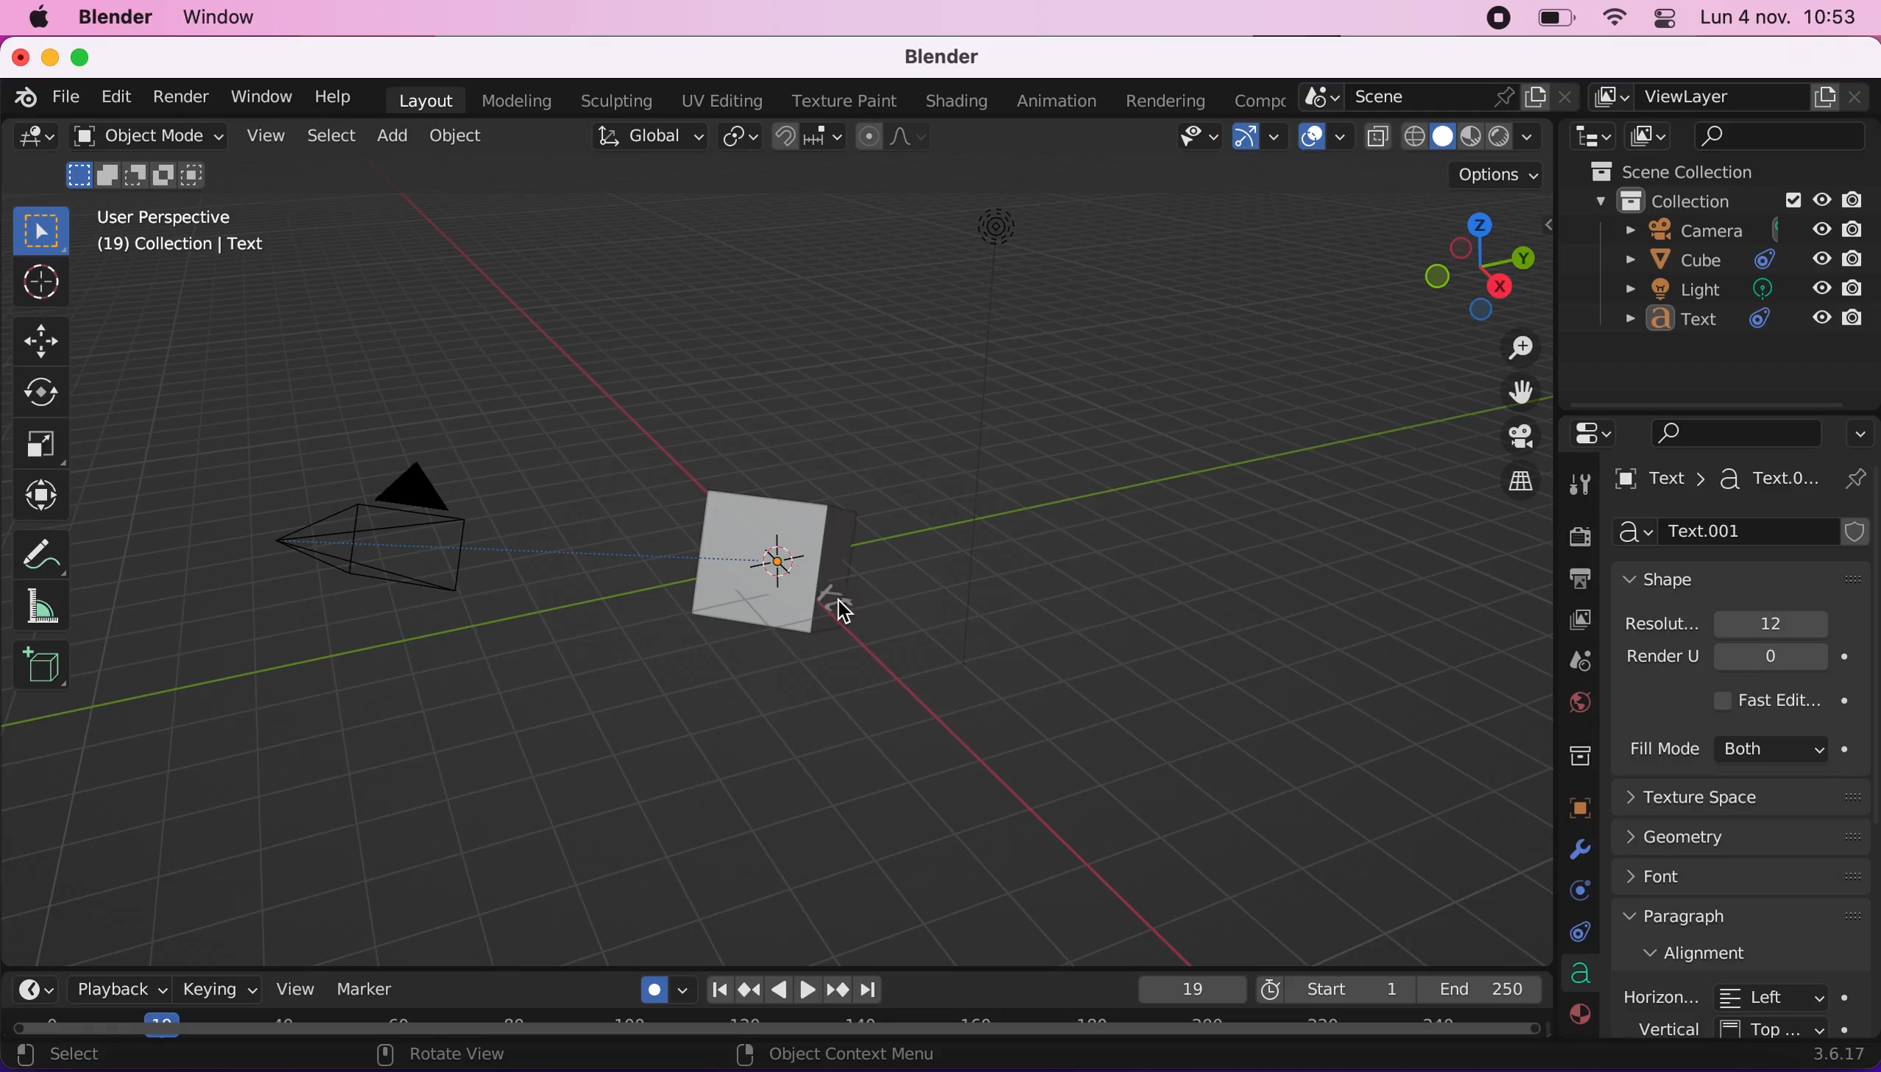 The image size is (1881, 1072). I want to click on shape, so click(1739, 579).